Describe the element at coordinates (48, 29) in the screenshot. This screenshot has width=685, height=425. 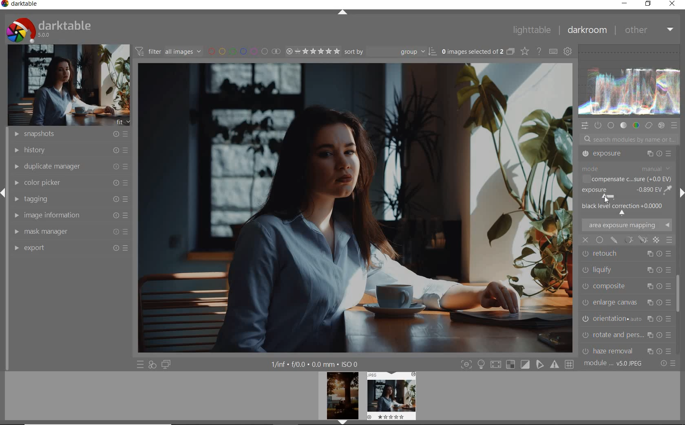
I see `SYSTEM LOGO & NAME` at that location.